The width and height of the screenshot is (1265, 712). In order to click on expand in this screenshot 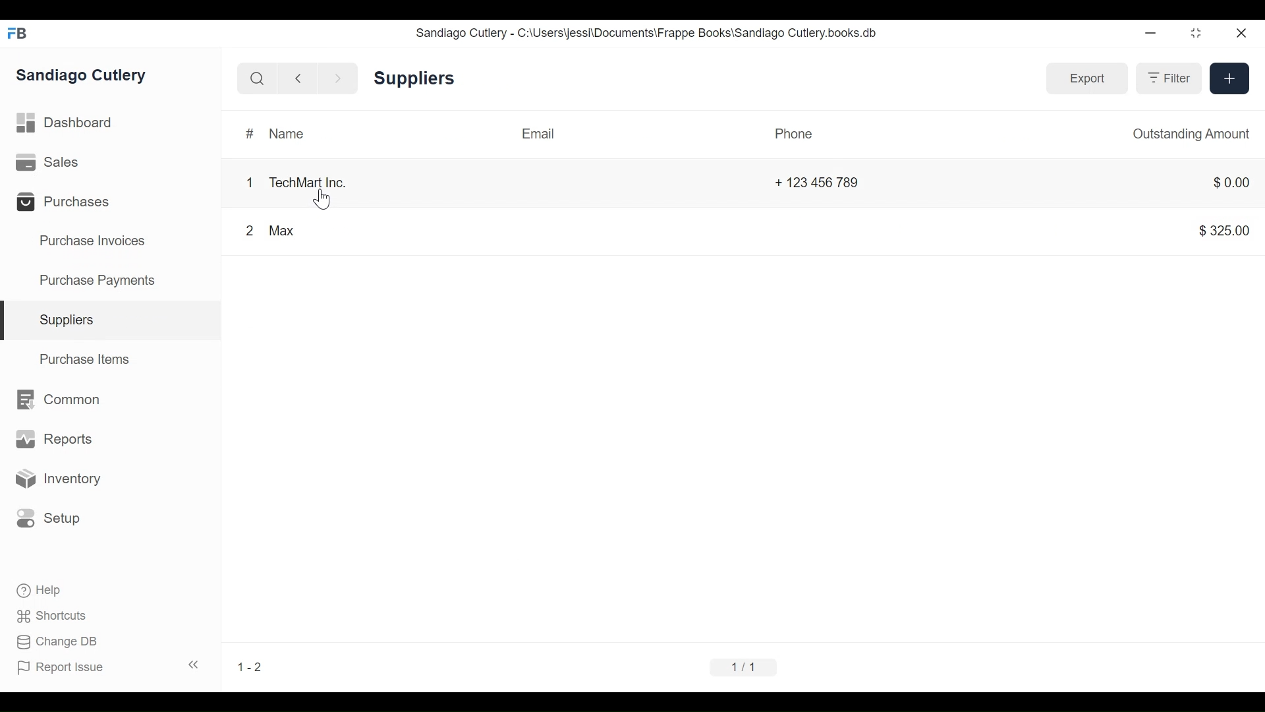, I will do `click(194, 667)`.